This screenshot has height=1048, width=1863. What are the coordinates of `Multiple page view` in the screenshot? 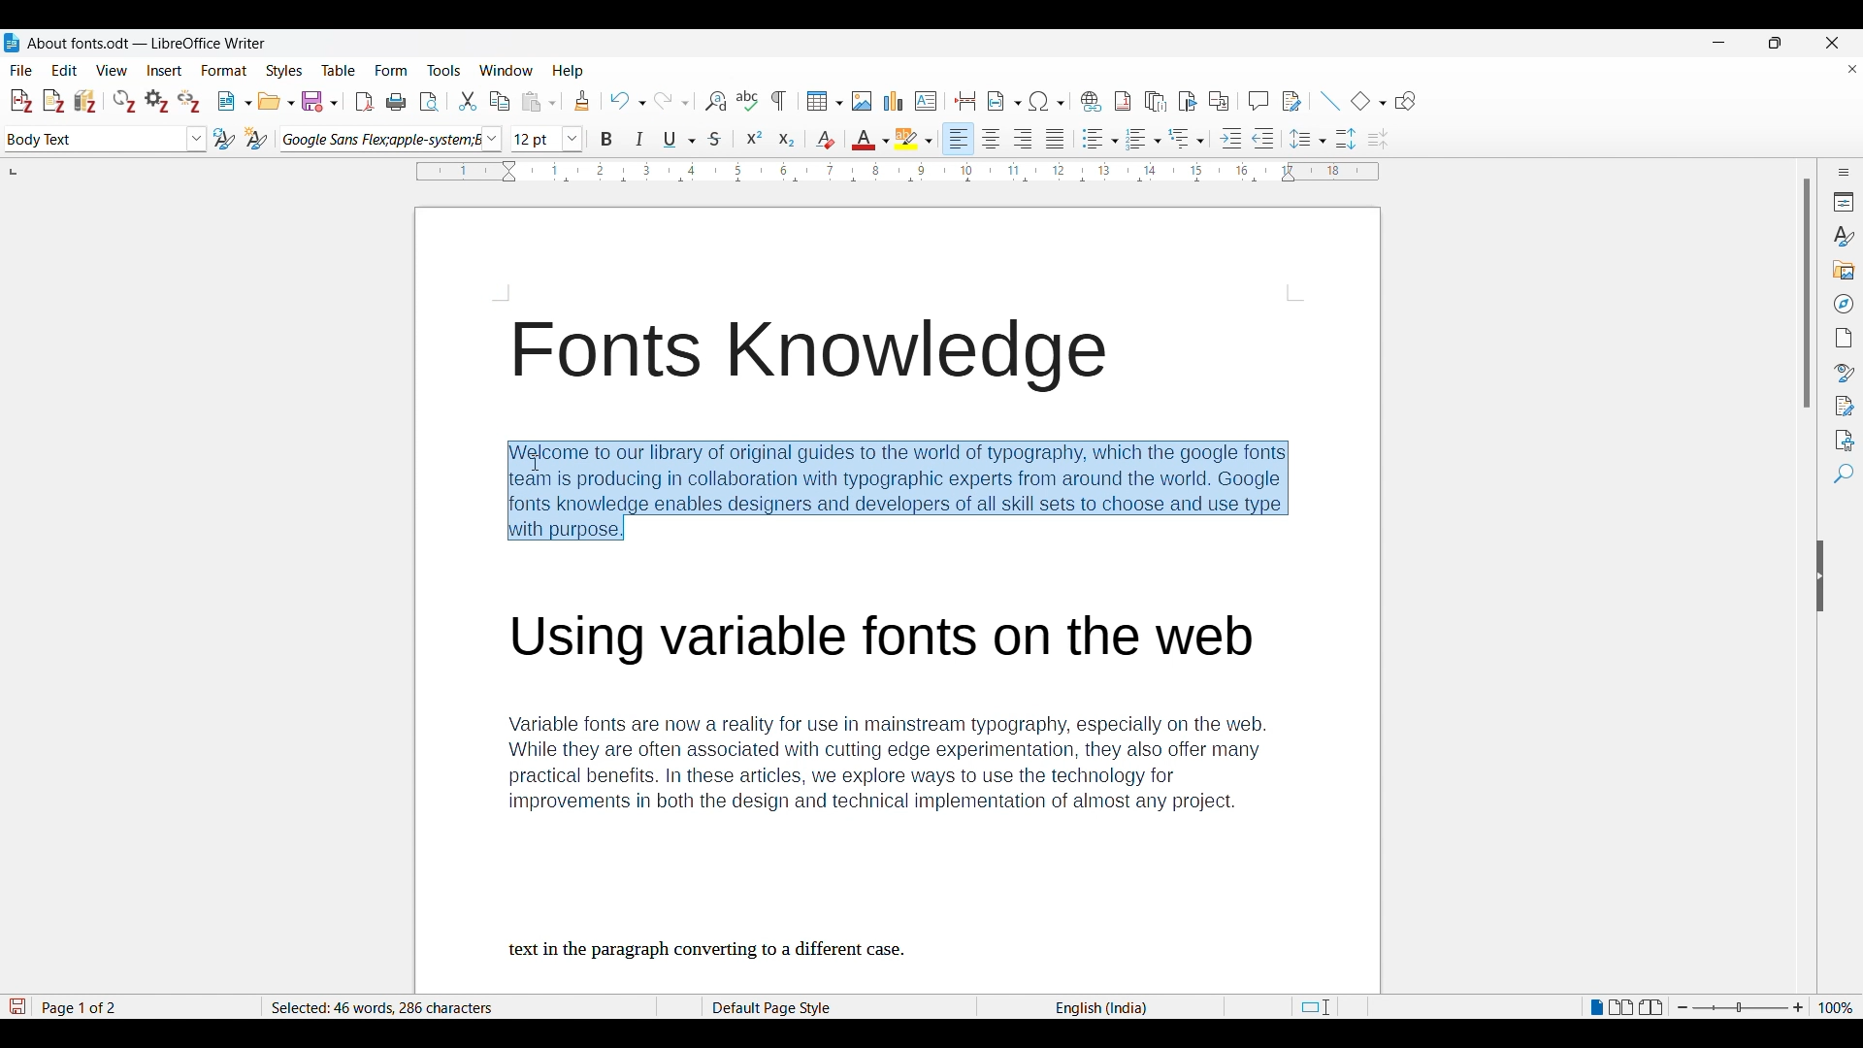 It's located at (1621, 1007).